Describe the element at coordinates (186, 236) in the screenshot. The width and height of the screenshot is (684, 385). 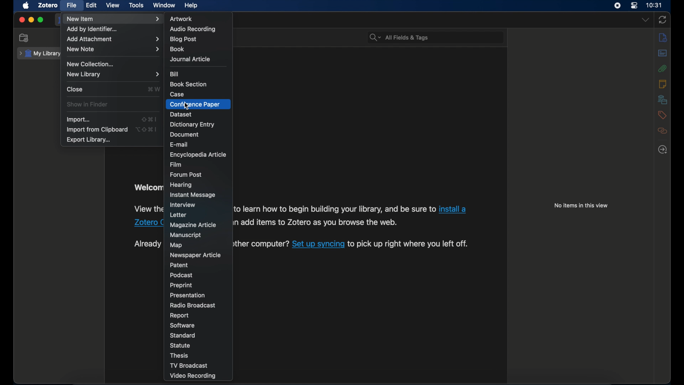
I see `manuscript` at that location.